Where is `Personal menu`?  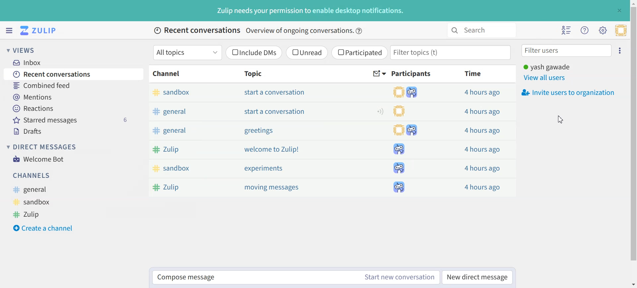 Personal menu is located at coordinates (621, 30).